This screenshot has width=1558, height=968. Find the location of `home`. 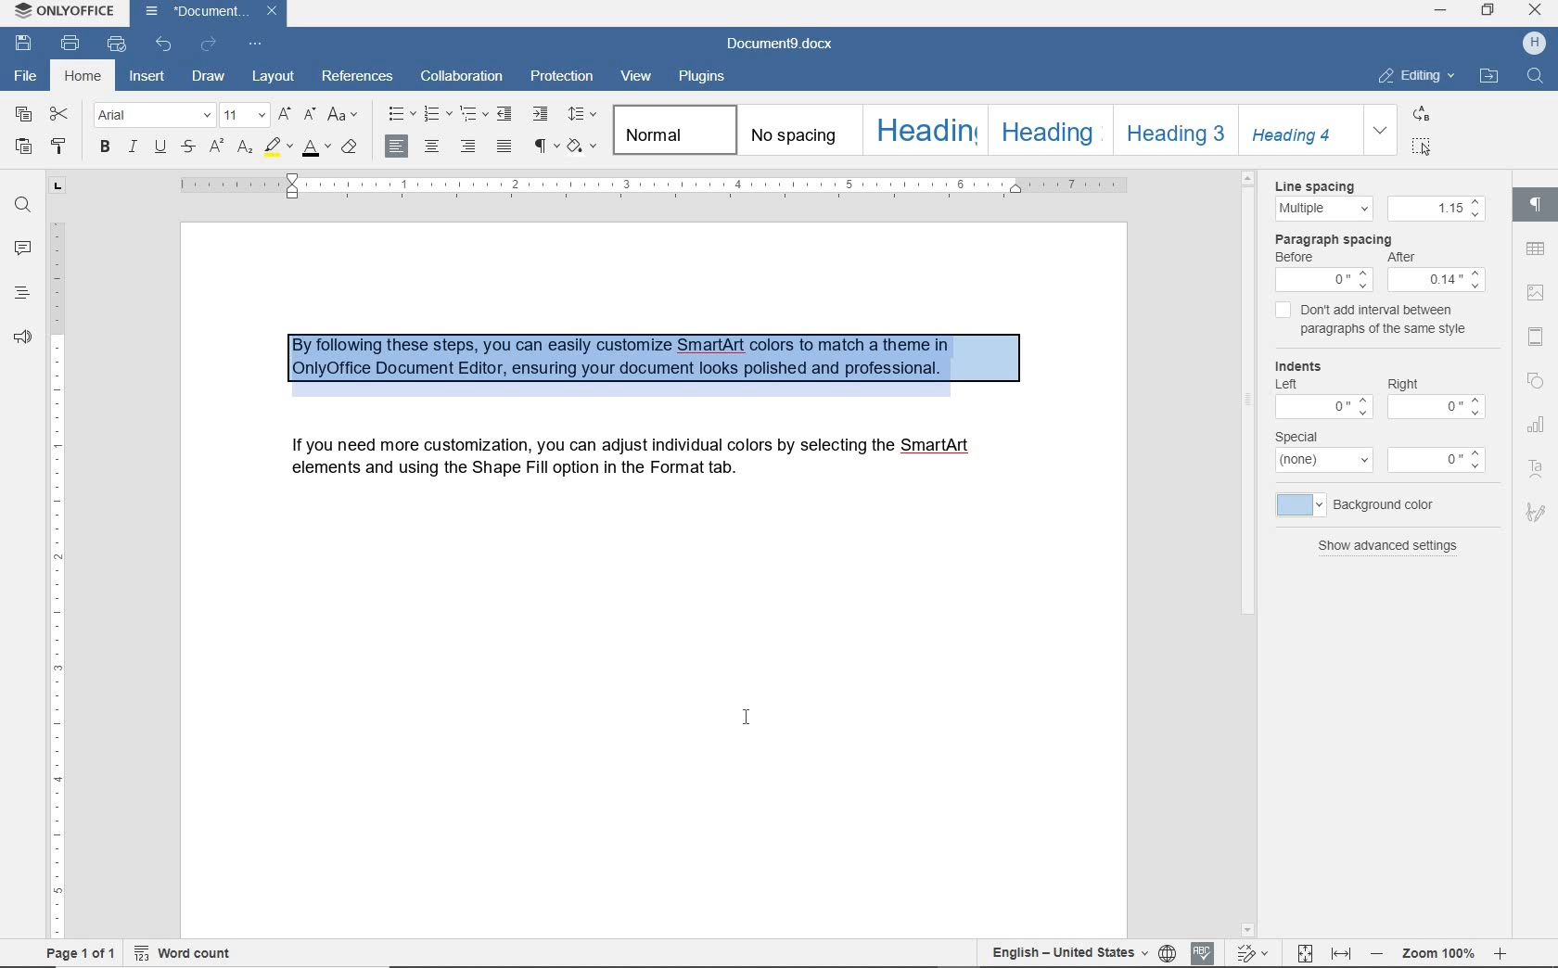

home is located at coordinates (81, 74).